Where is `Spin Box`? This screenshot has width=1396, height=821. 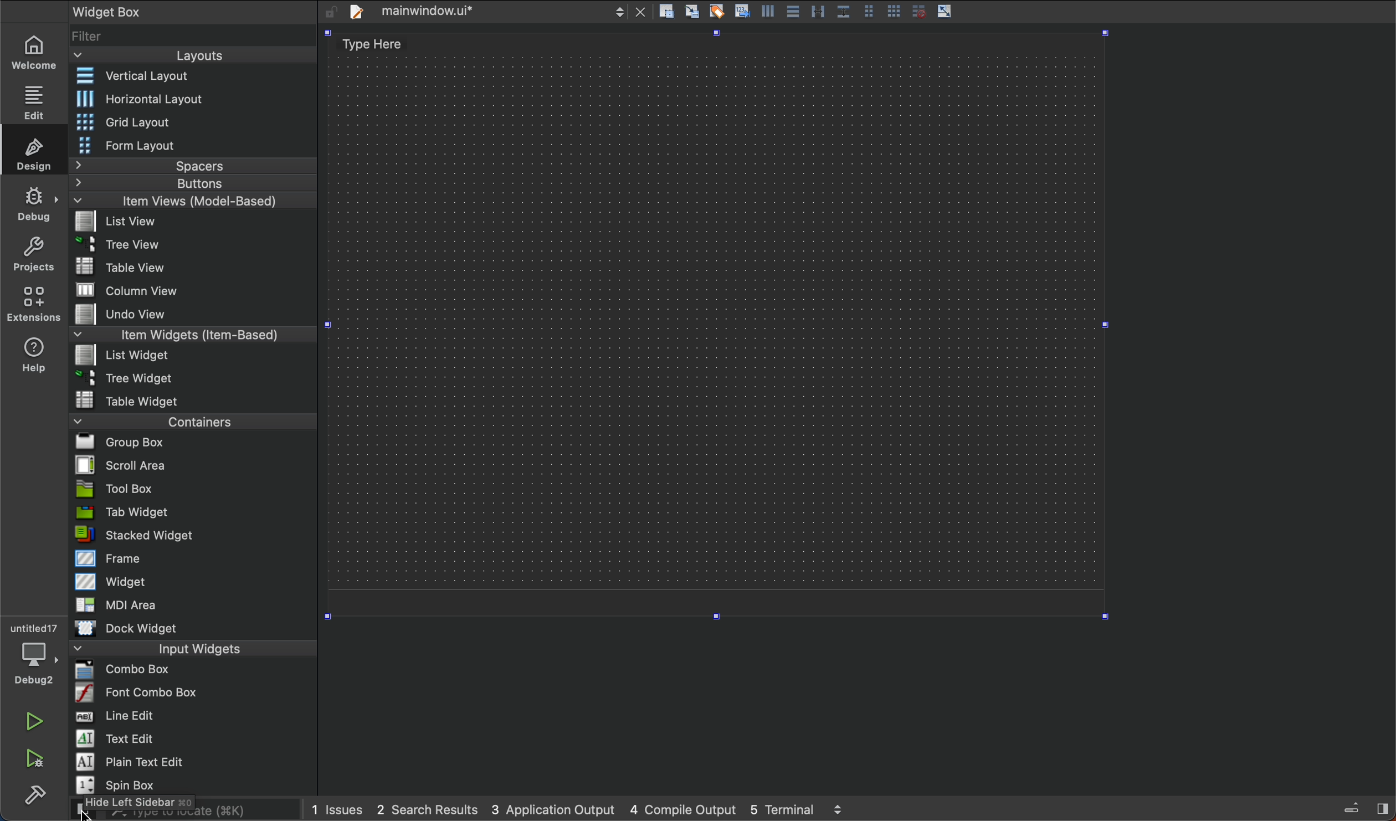 Spin Box is located at coordinates (120, 784).